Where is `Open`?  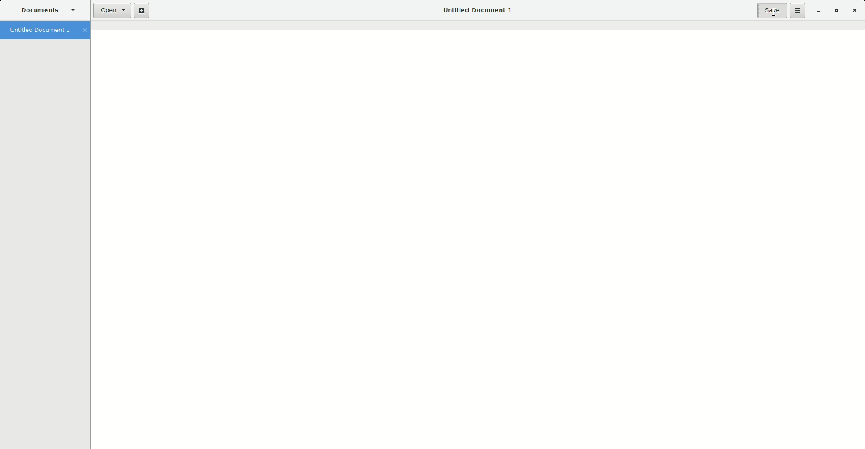 Open is located at coordinates (109, 10).